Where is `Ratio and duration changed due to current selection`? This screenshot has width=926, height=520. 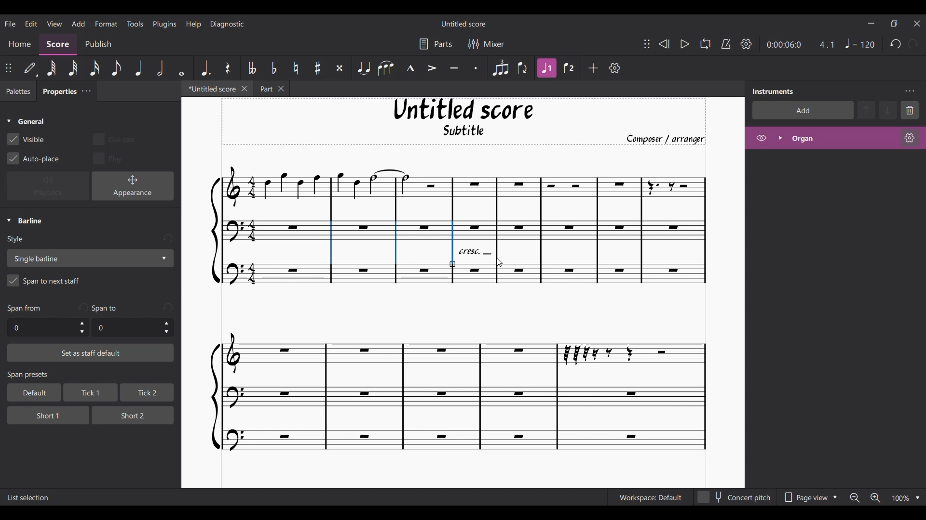 Ratio and duration changed due to current selection is located at coordinates (800, 45).